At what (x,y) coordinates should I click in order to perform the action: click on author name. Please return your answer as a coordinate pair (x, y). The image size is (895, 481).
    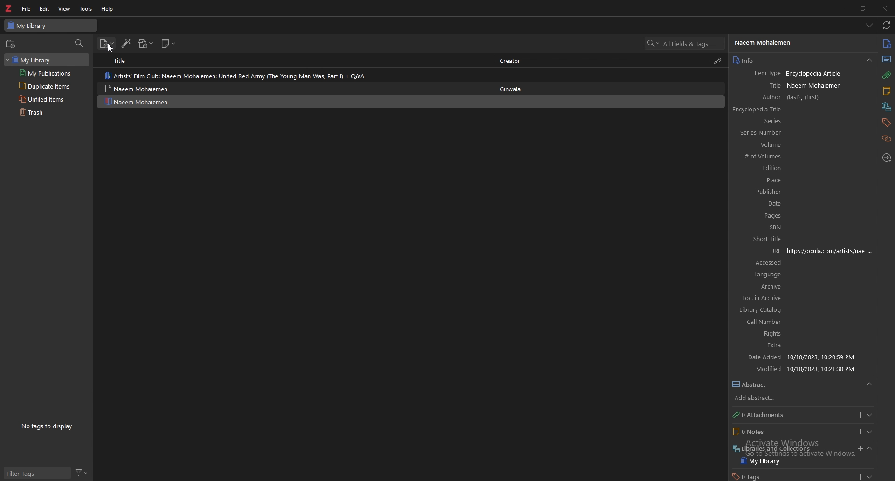
    Looking at the image, I should click on (800, 42).